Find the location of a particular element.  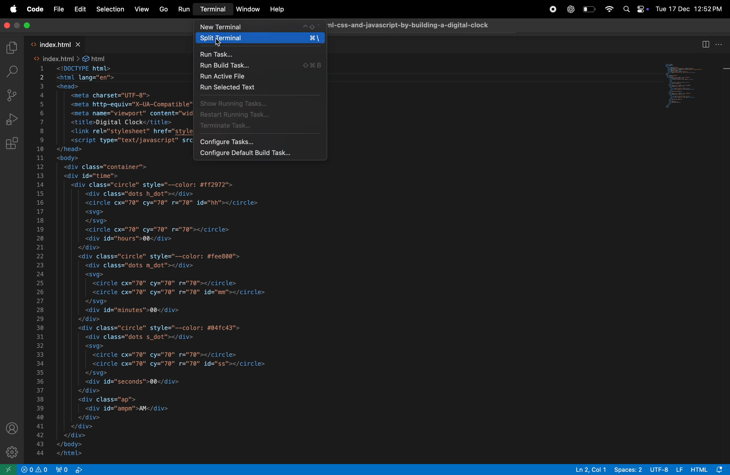

code is located at coordinates (33, 9).